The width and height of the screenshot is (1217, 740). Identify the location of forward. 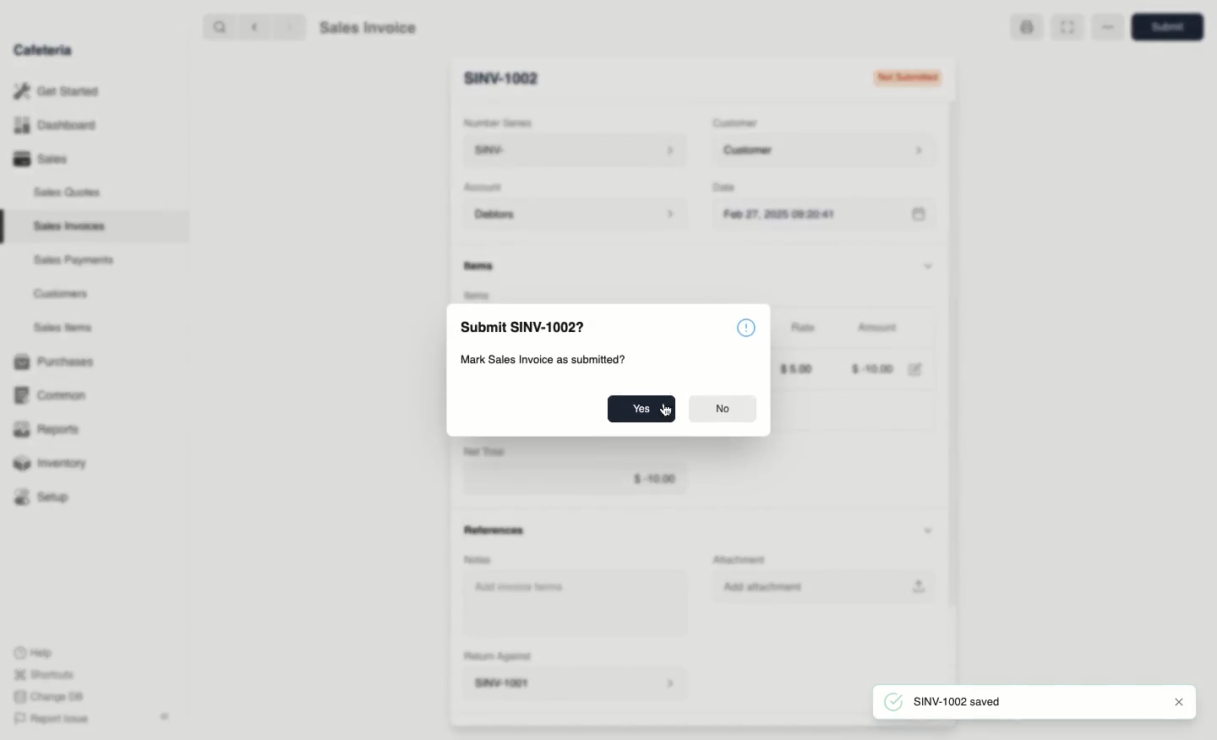
(291, 27).